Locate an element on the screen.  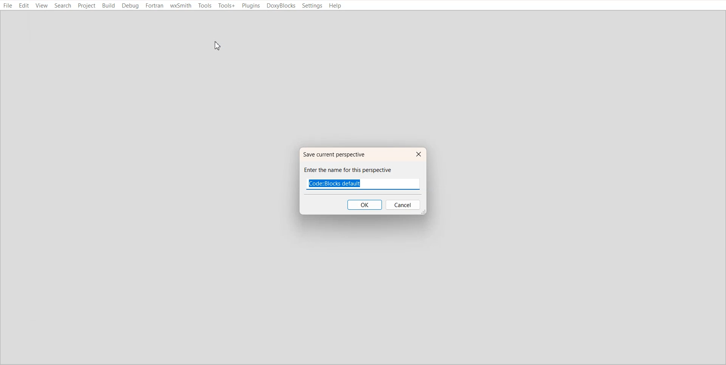
CodeBlocks default is located at coordinates (345, 183).